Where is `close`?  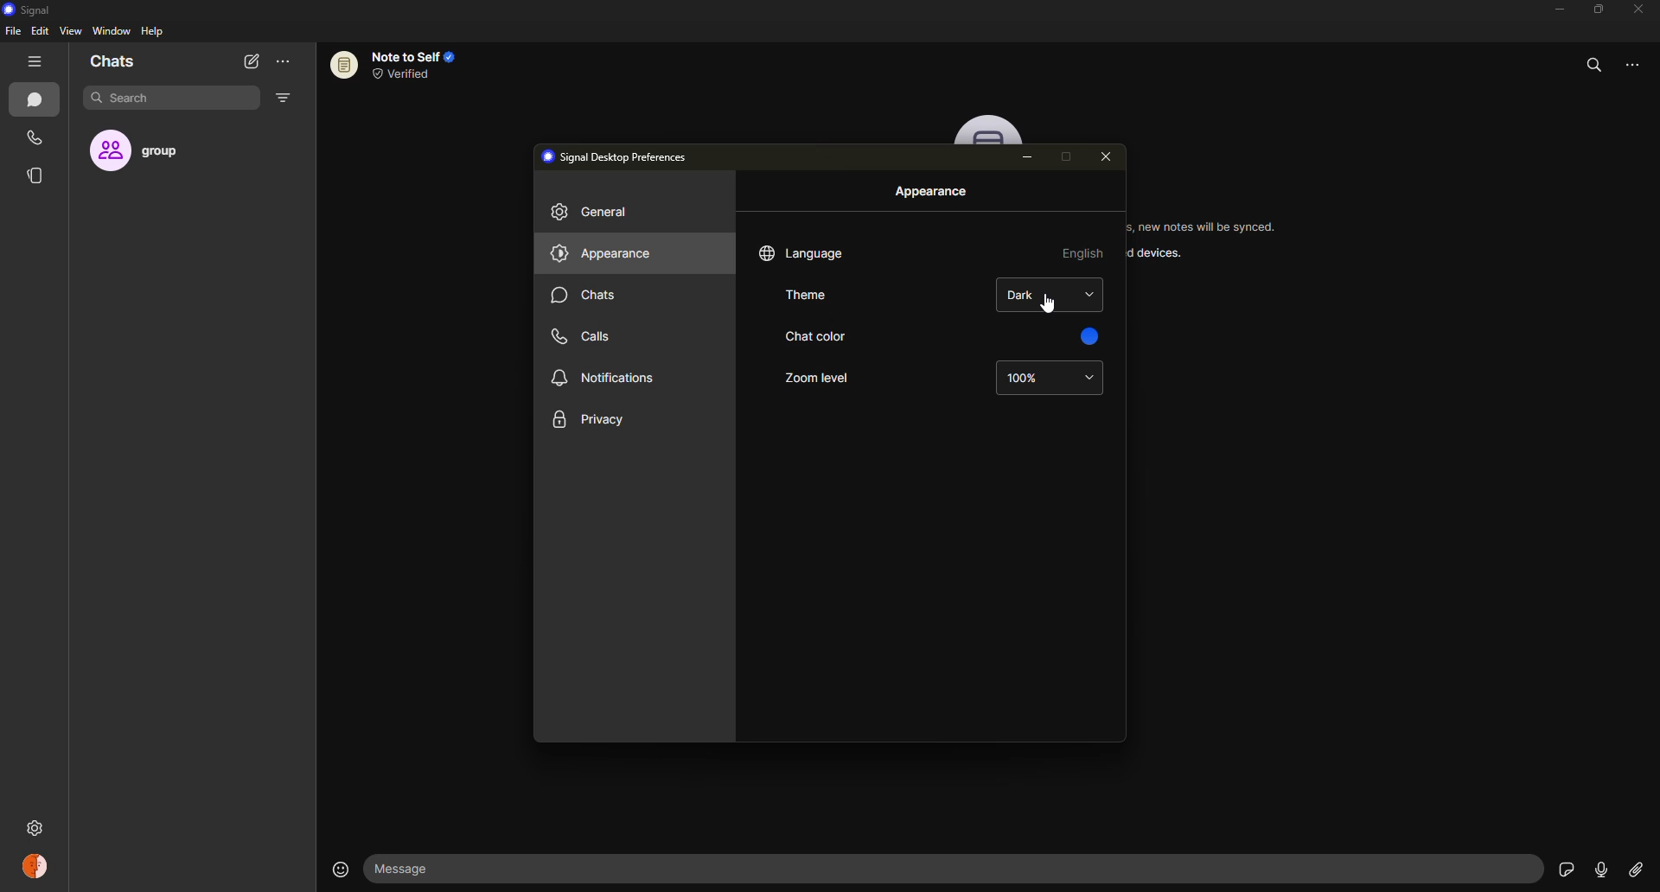 close is located at coordinates (1108, 156).